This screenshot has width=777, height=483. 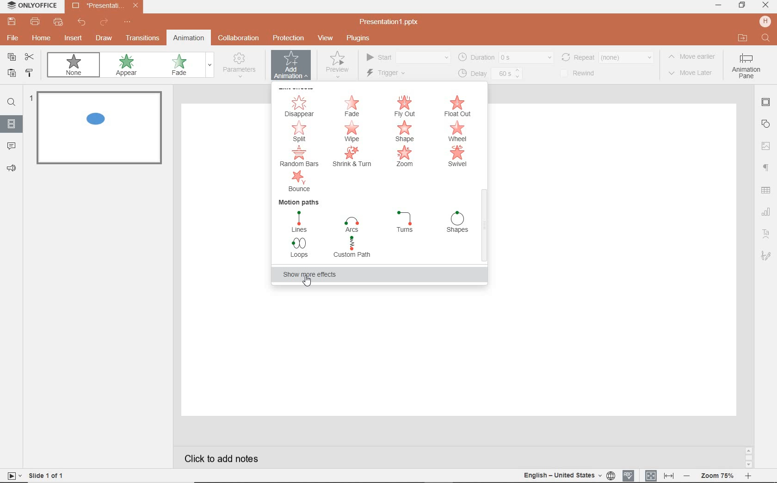 What do you see at coordinates (628, 475) in the screenshot?
I see `spell checking` at bounding box center [628, 475].